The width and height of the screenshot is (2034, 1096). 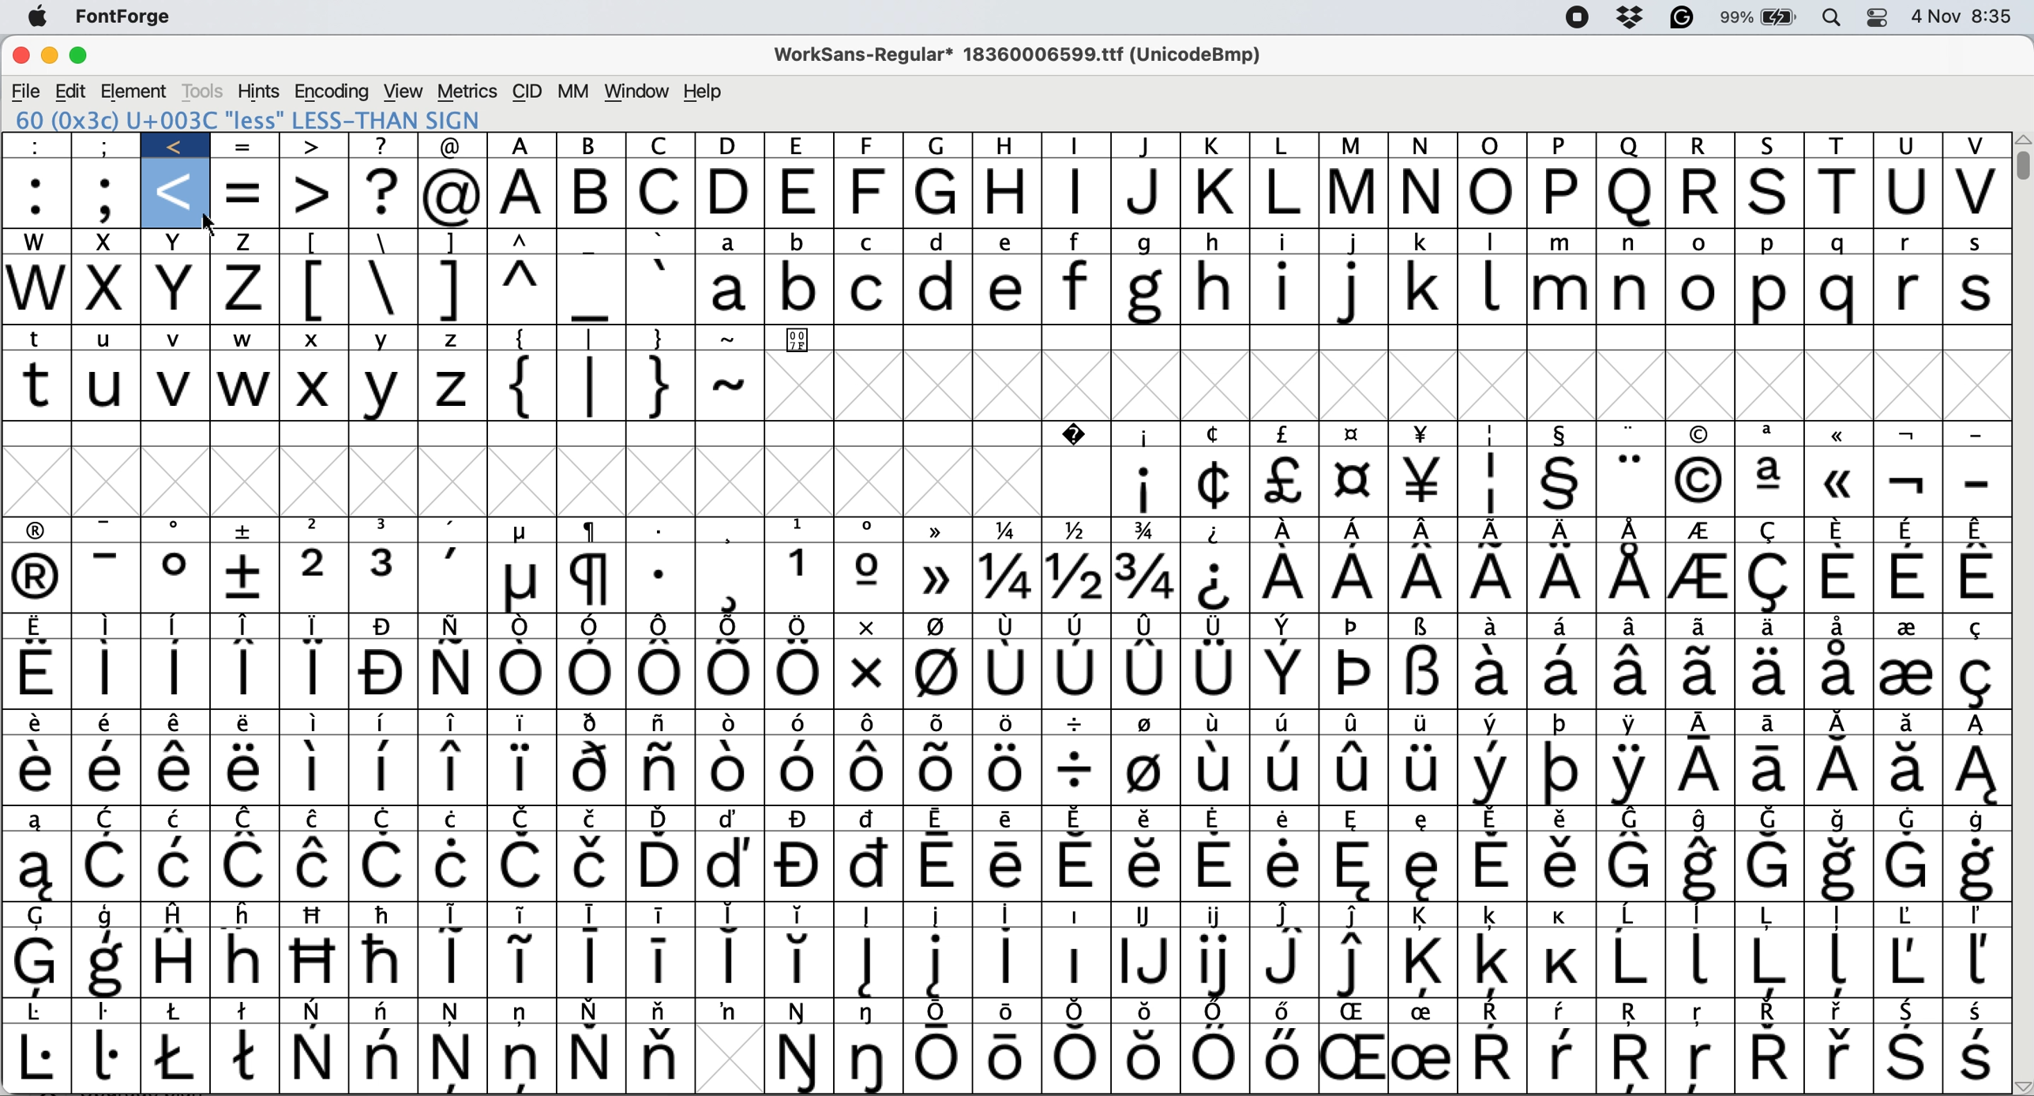 What do you see at coordinates (1494, 290) in the screenshot?
I see `l` at bounding box center [1494, 290].